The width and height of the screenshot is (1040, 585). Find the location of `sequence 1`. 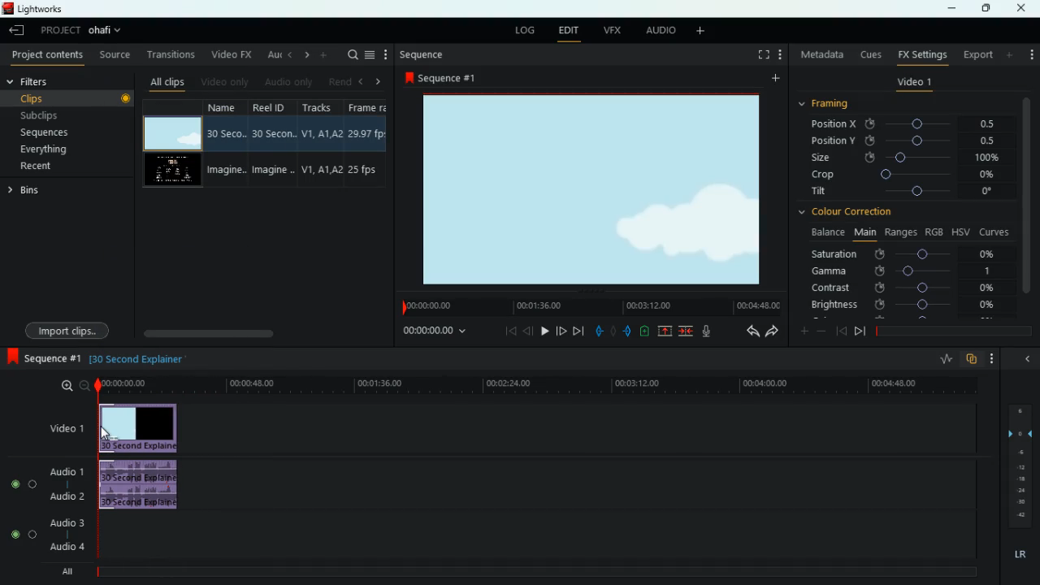

sequence 1 is located at coordinates (41, 357).